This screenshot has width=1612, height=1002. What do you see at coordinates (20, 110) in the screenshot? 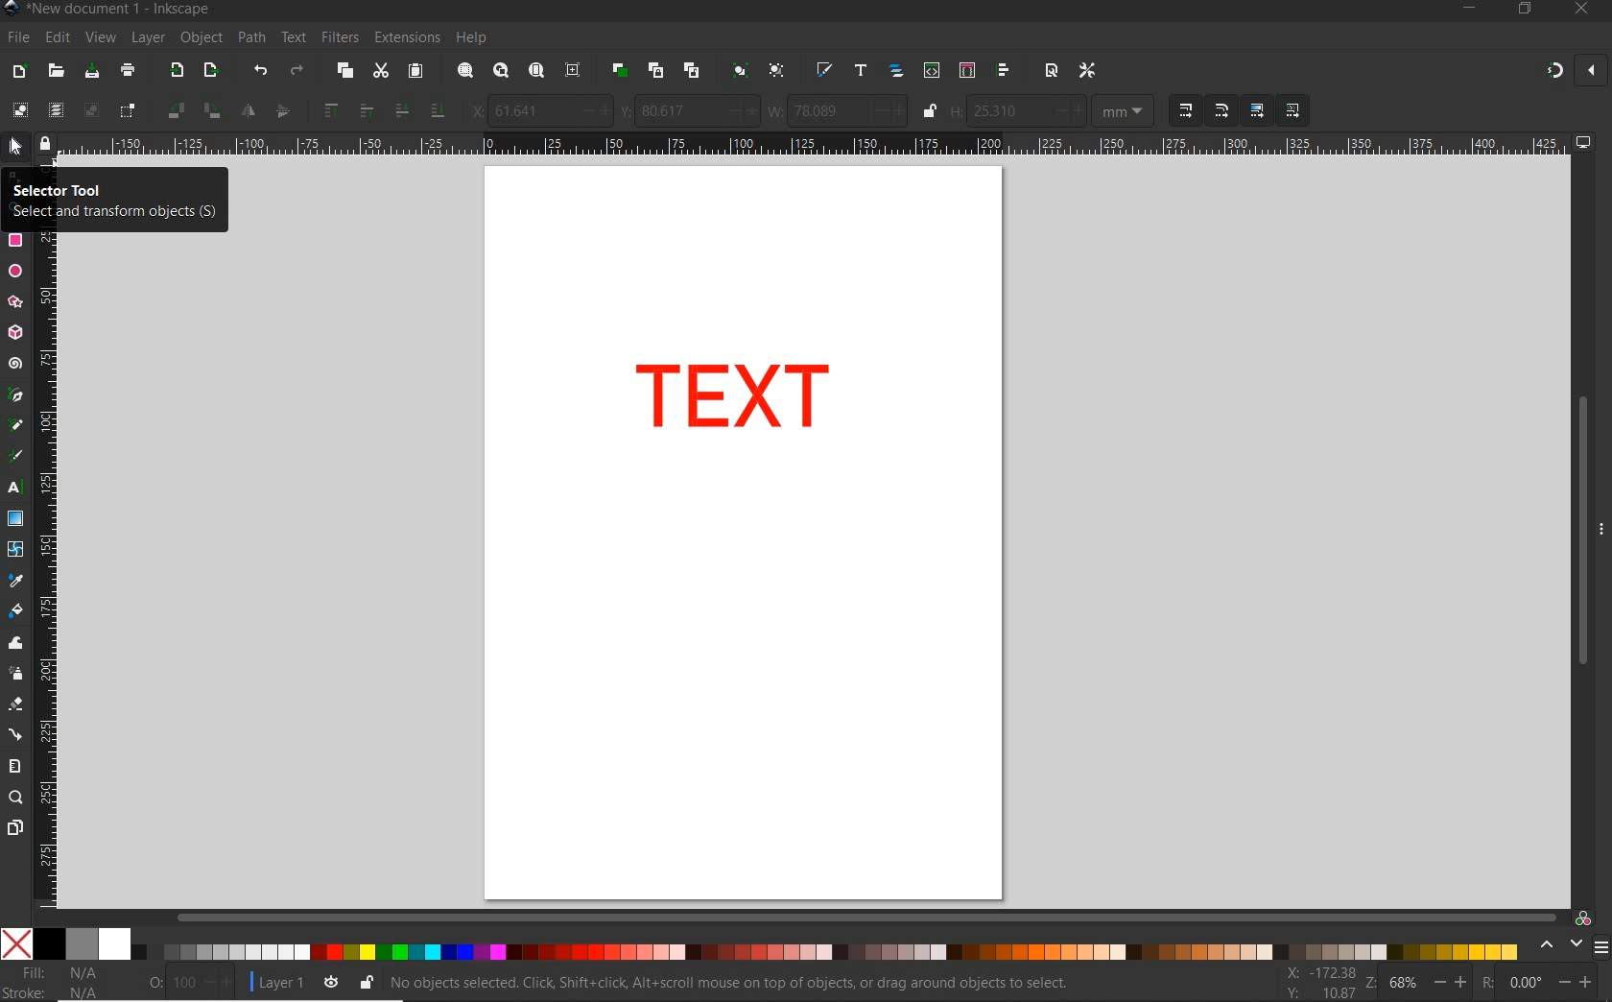
I see `select all` at bounding box center [20, 110].